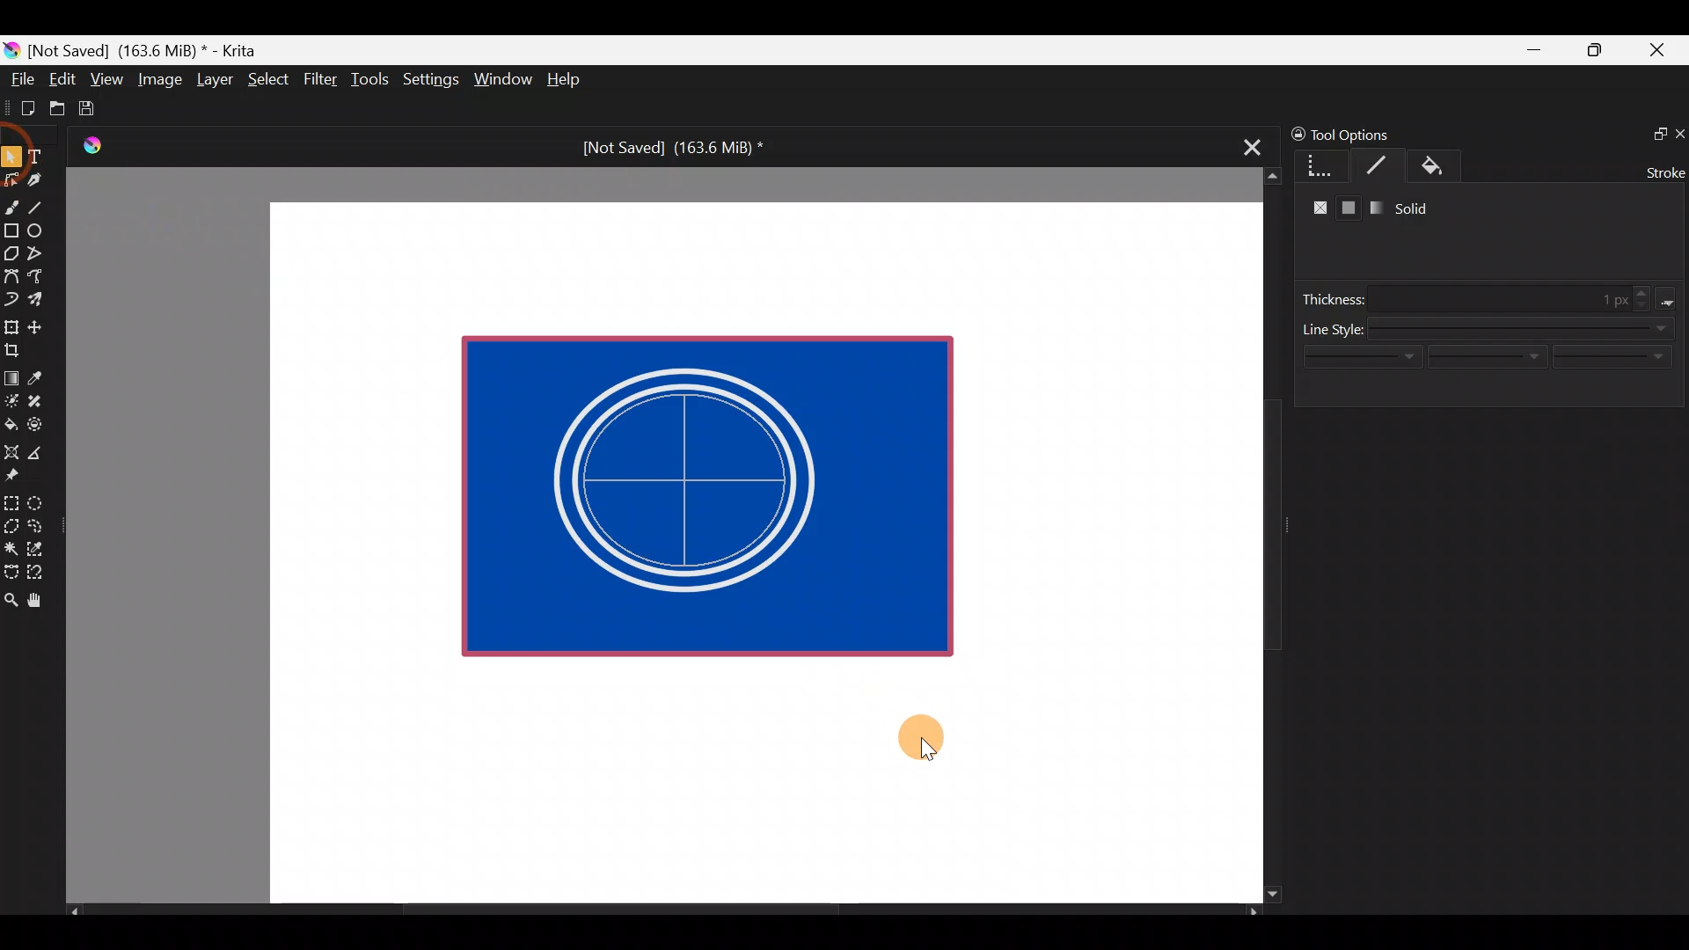 Image resolution: width=1689 pixels, height=950 pixels. What do you see at coordinates (41, 501) in the screenshot?
I see `Elliptical selection tool` at bounding box center [41, 501].